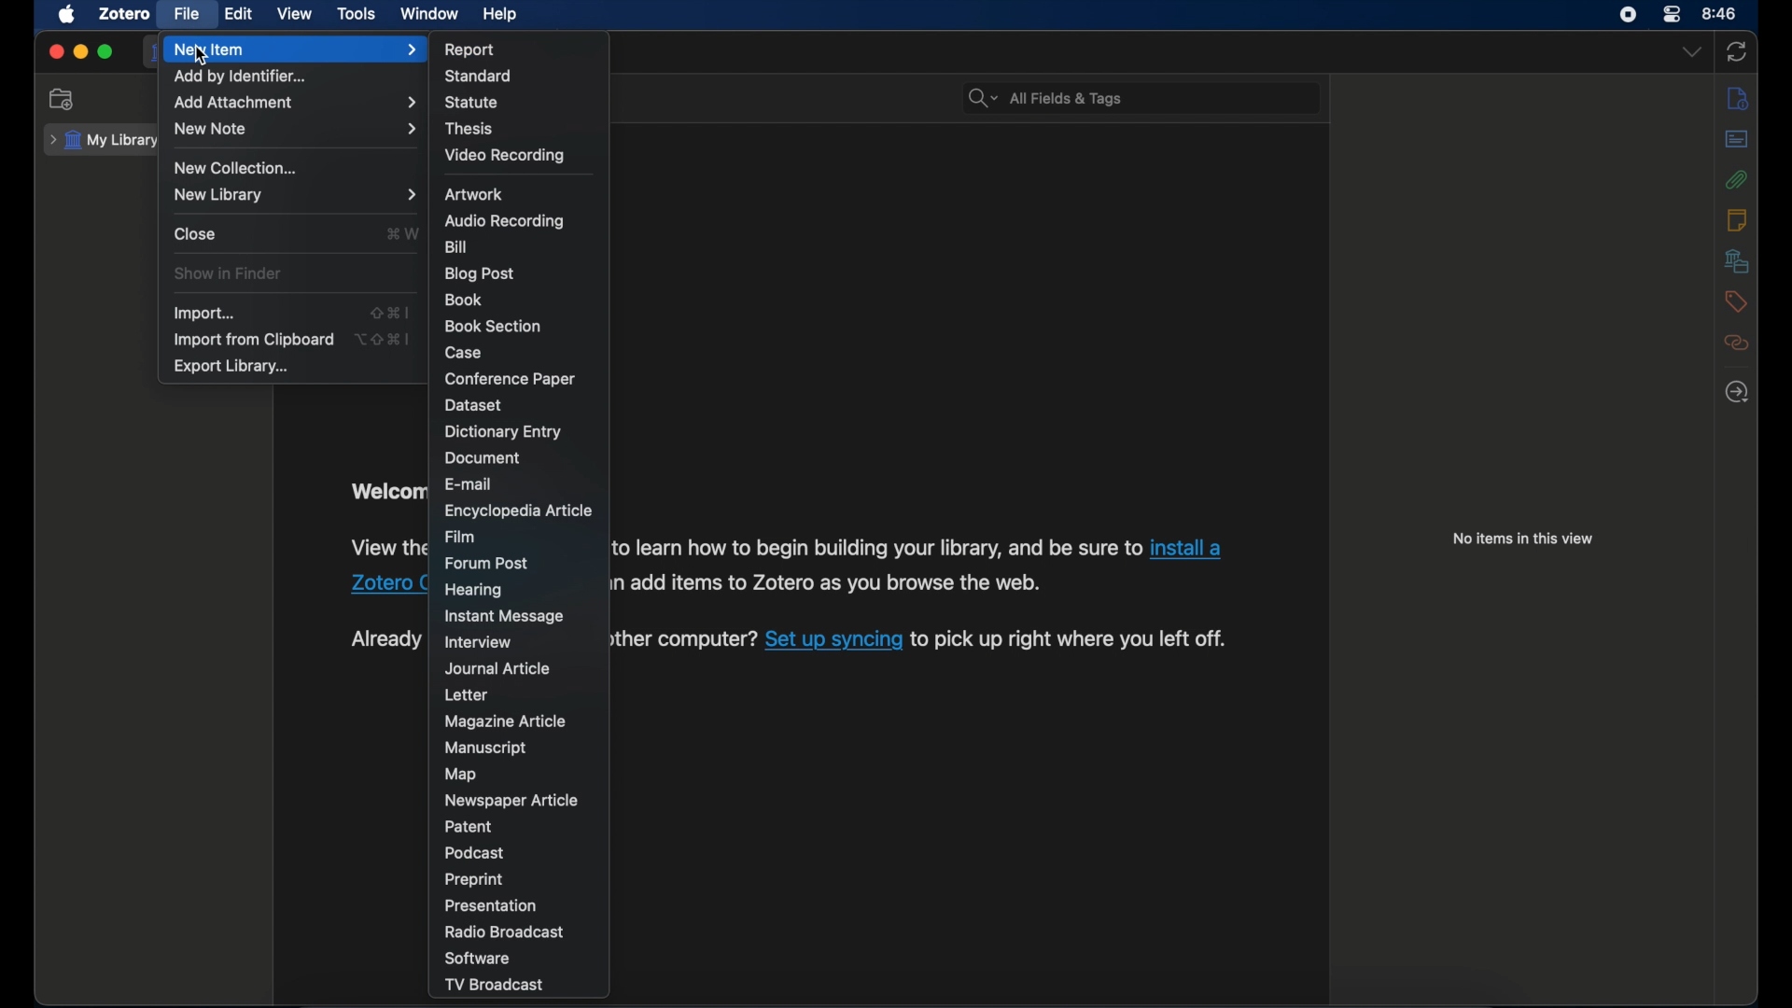  Describe the element at coordinates (832, 585) in the screenshot. I see `View the Quick Start Guide to learn how to begin building your library, and be sure to install a
Zotero Connector so you can add items to Zotero as you browse the web.` at that location.